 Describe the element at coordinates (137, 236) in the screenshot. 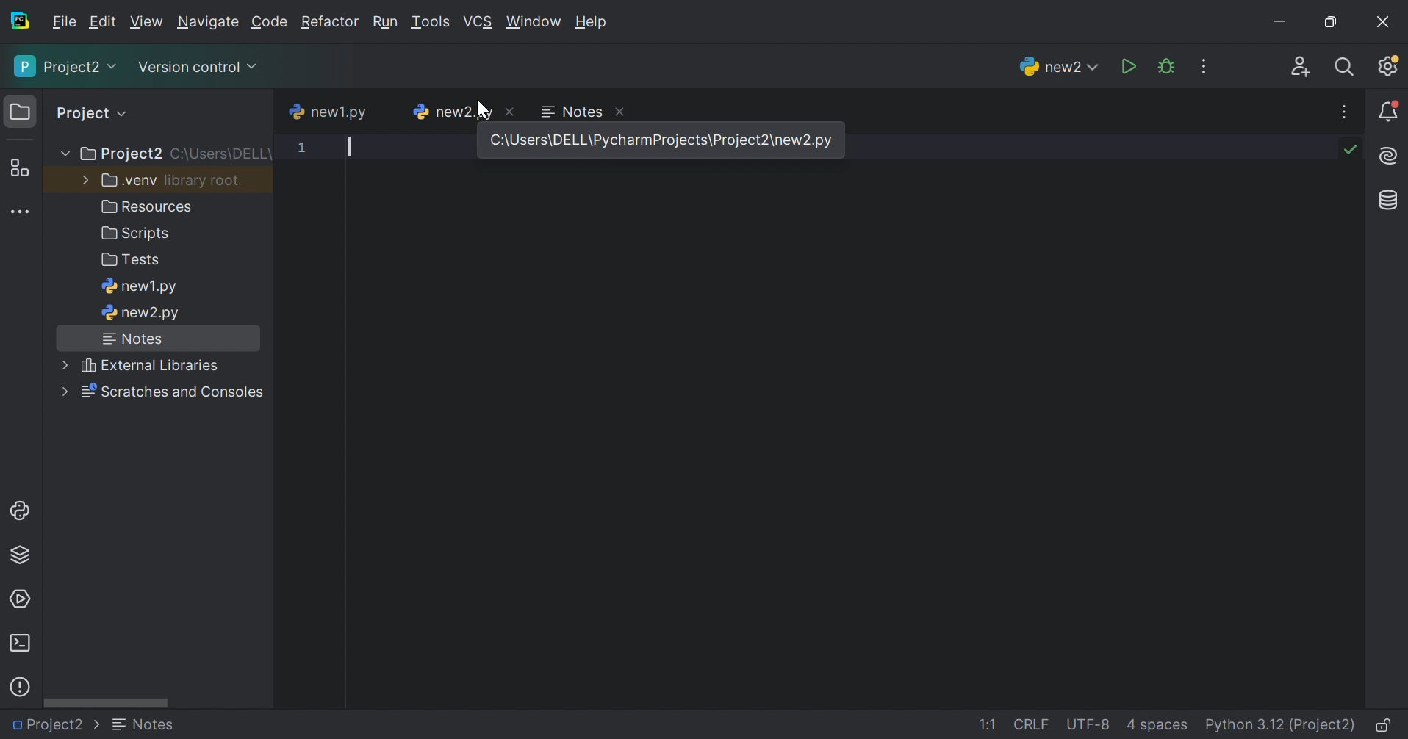

I see `Scripts` at that location.